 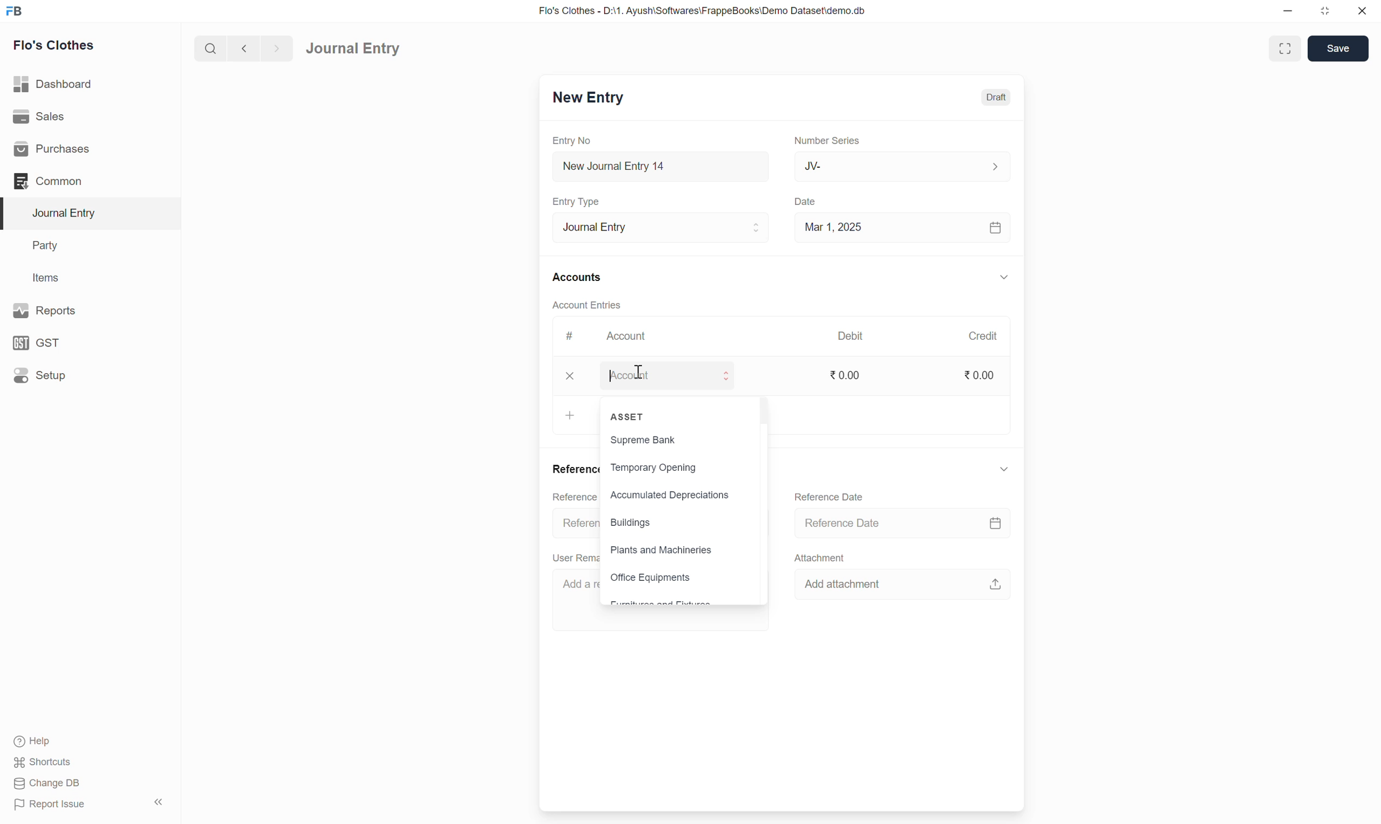 I want to click on Purchases, so click(x=55, y=149).